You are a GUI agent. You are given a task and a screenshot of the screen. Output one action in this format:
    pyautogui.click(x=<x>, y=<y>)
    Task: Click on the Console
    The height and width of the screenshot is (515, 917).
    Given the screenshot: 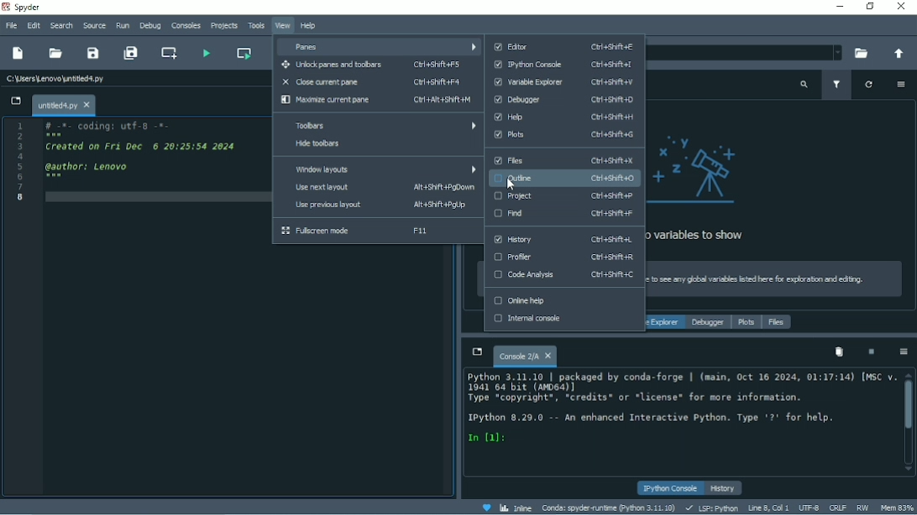 What is the action you would take?
    pyautogui.click(x=684, y=408)
    